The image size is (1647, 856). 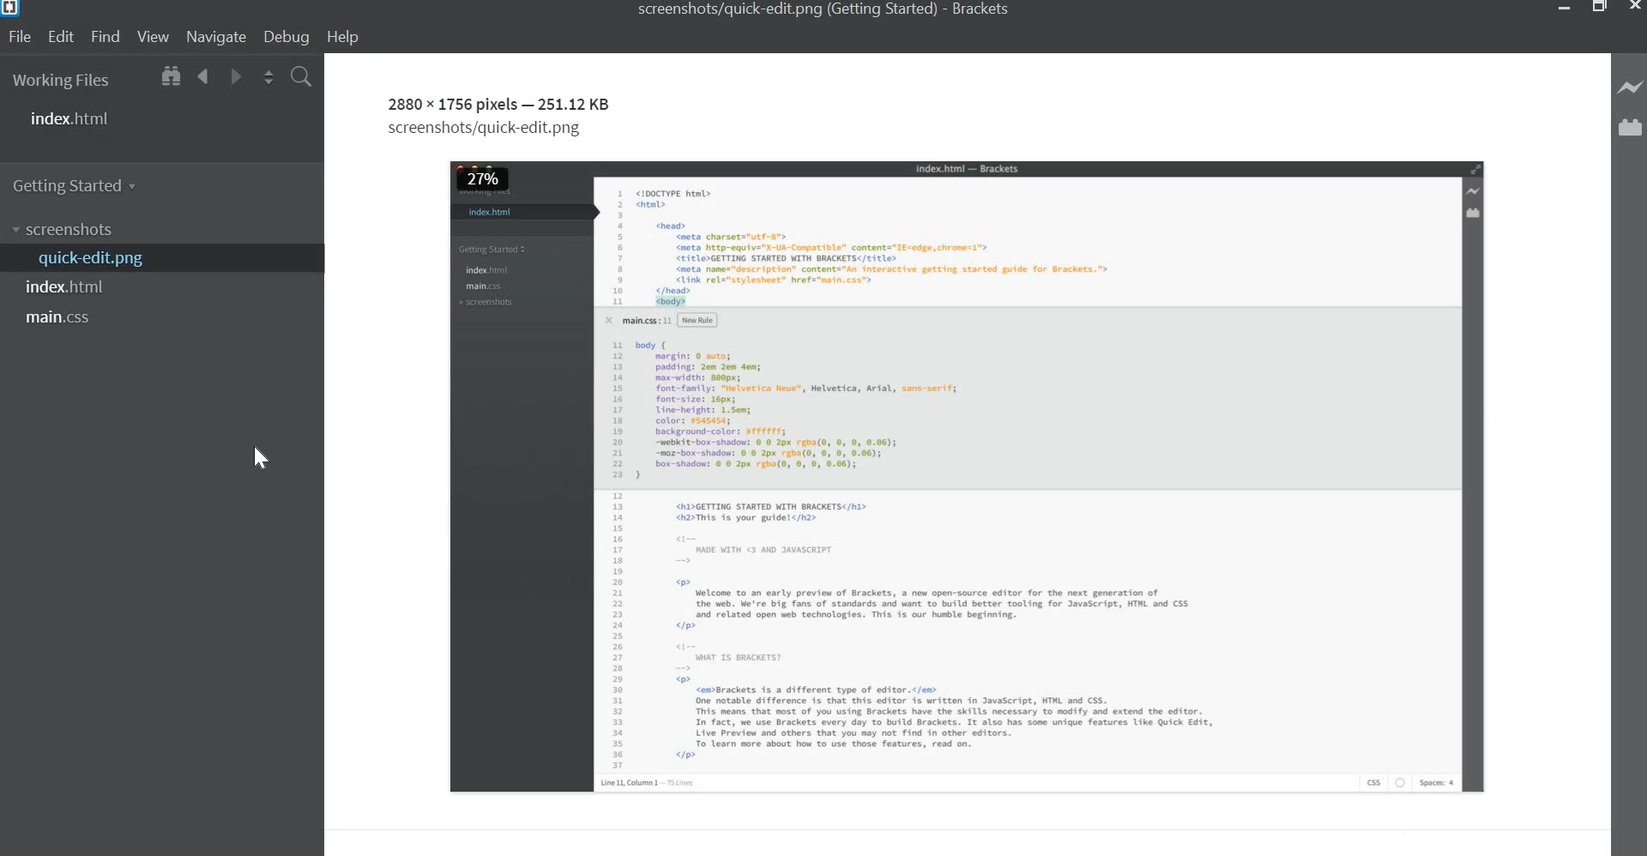 I want to click on , so click(x=1597, y=9).